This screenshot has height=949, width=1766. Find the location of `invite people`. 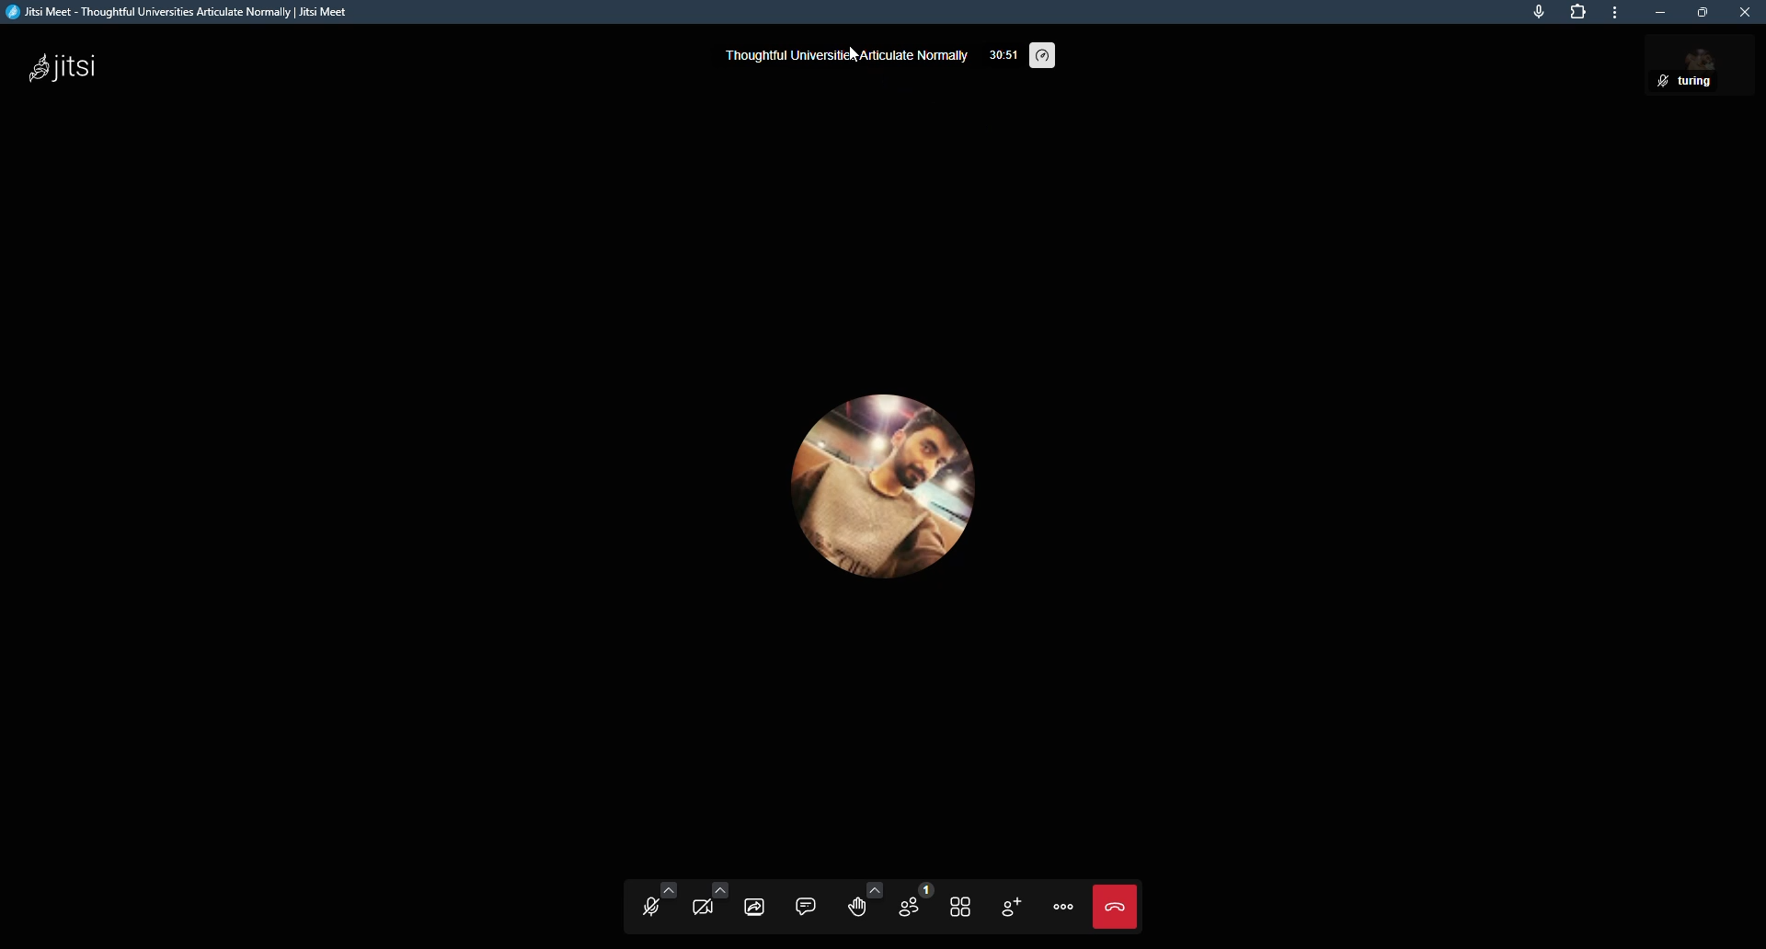

invite people is located at coordinates (1013, 907).